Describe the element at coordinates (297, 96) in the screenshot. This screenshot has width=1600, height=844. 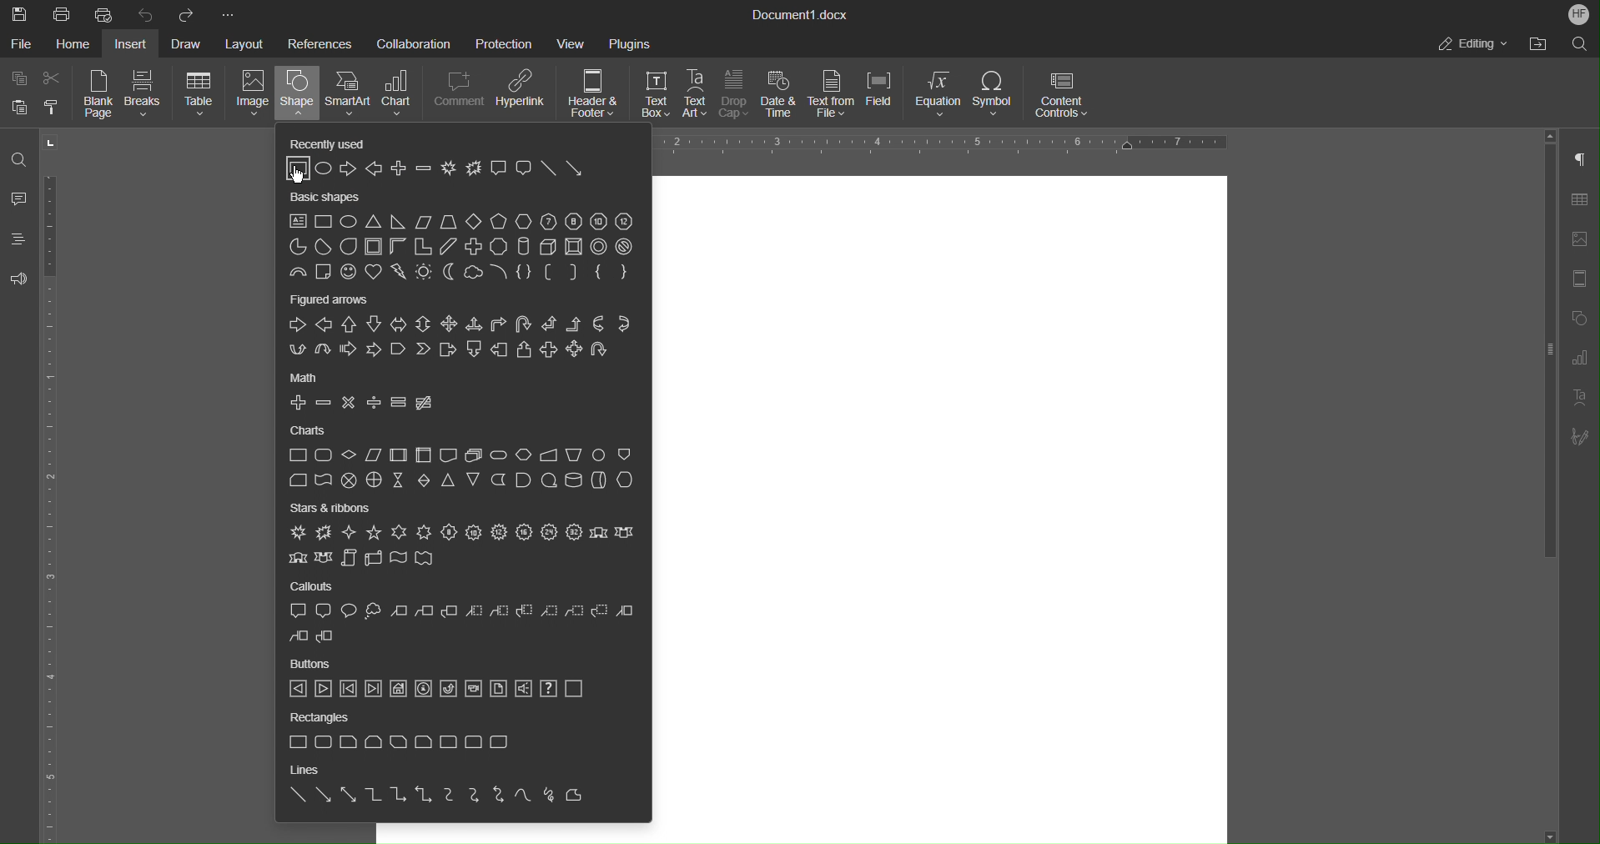
I see `Shape` at that location.